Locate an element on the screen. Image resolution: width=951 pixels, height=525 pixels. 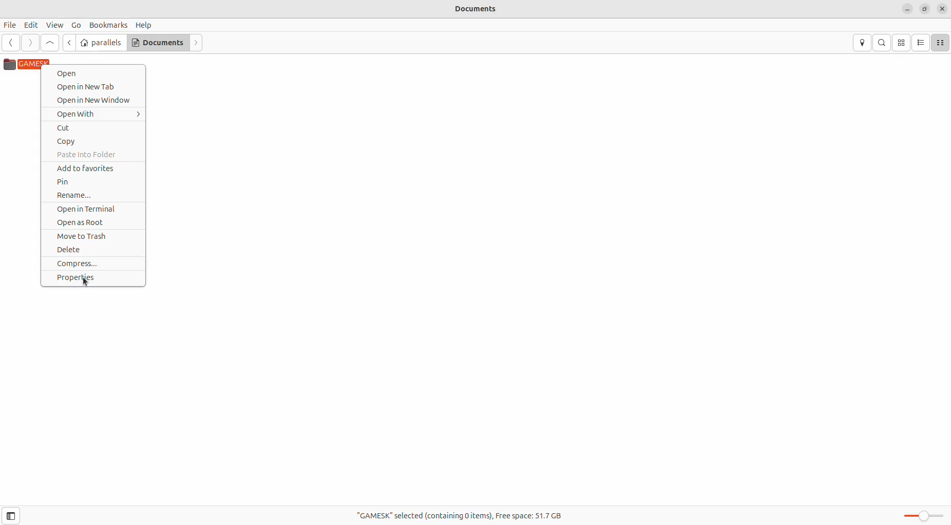
copy is located at coordinates (94, 141).